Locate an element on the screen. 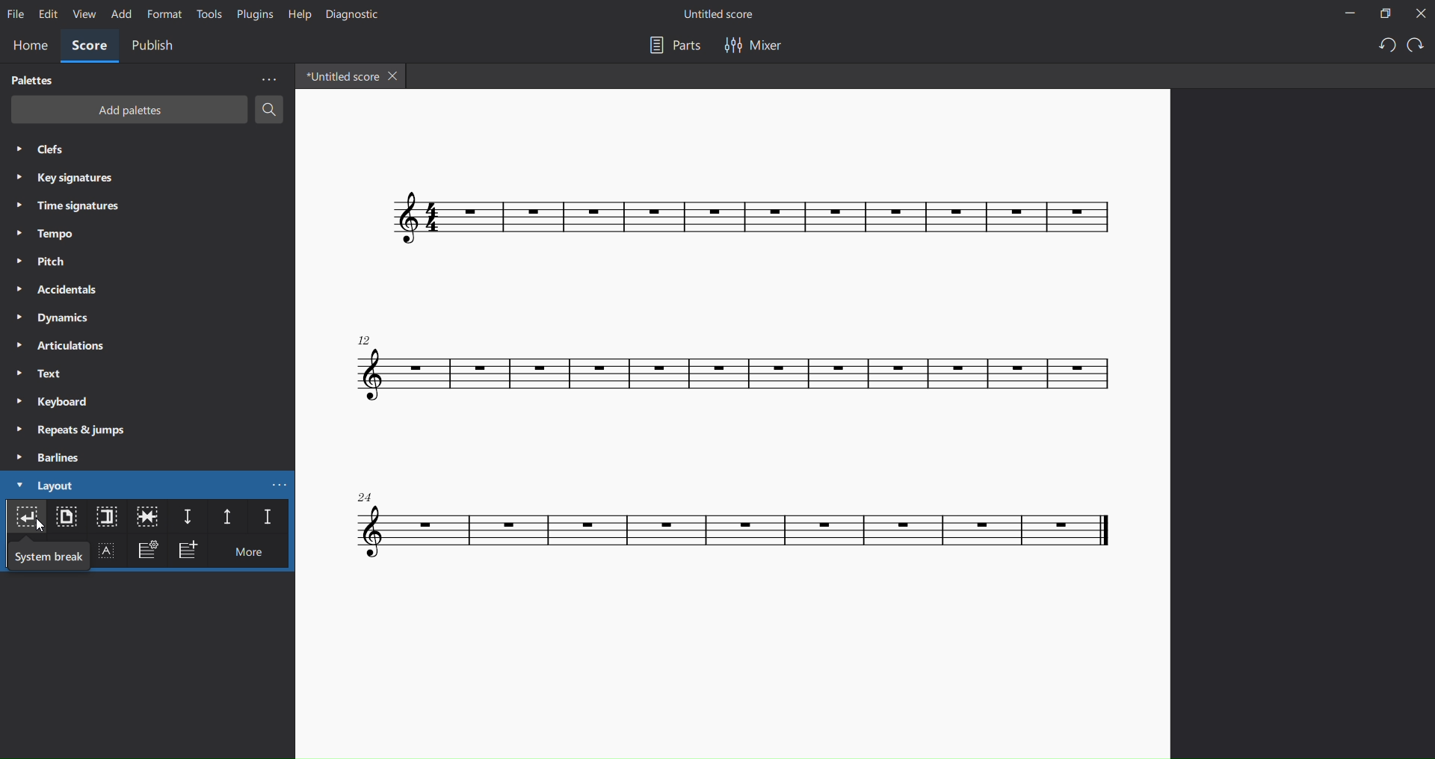 This screenshot has width=1435, height=759. redo is located at coordinates (1416, 46).